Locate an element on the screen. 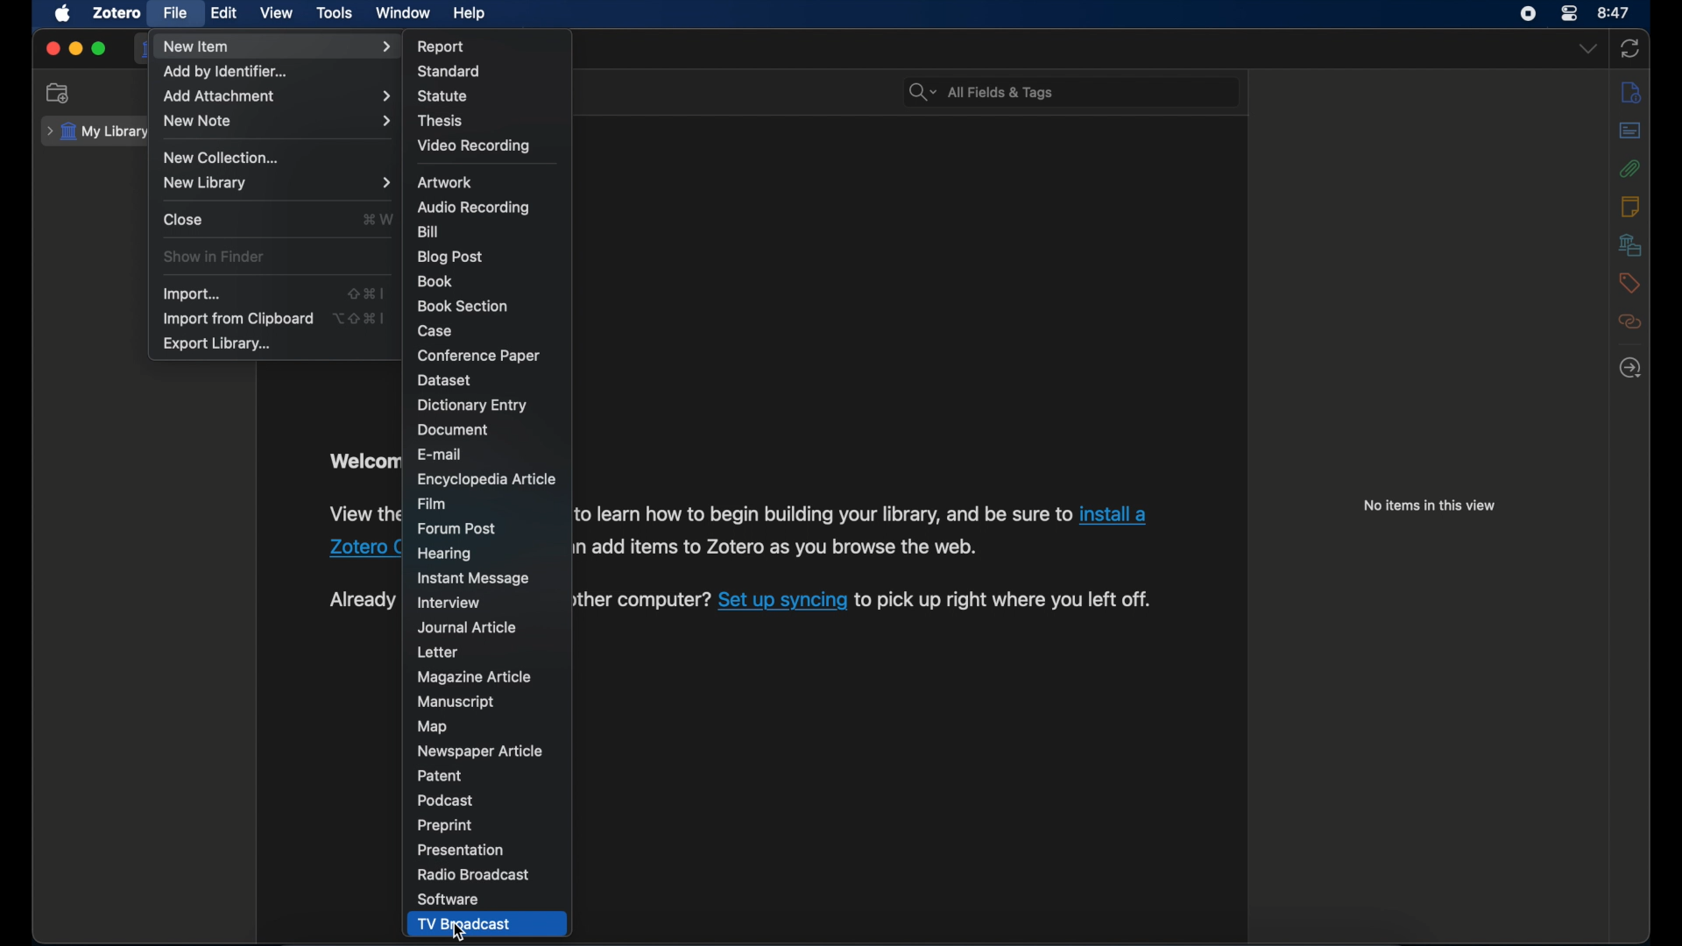 Image resolution: width=1682 pixels, height=946 pixels. forum post is located at coordinates (458, 527).